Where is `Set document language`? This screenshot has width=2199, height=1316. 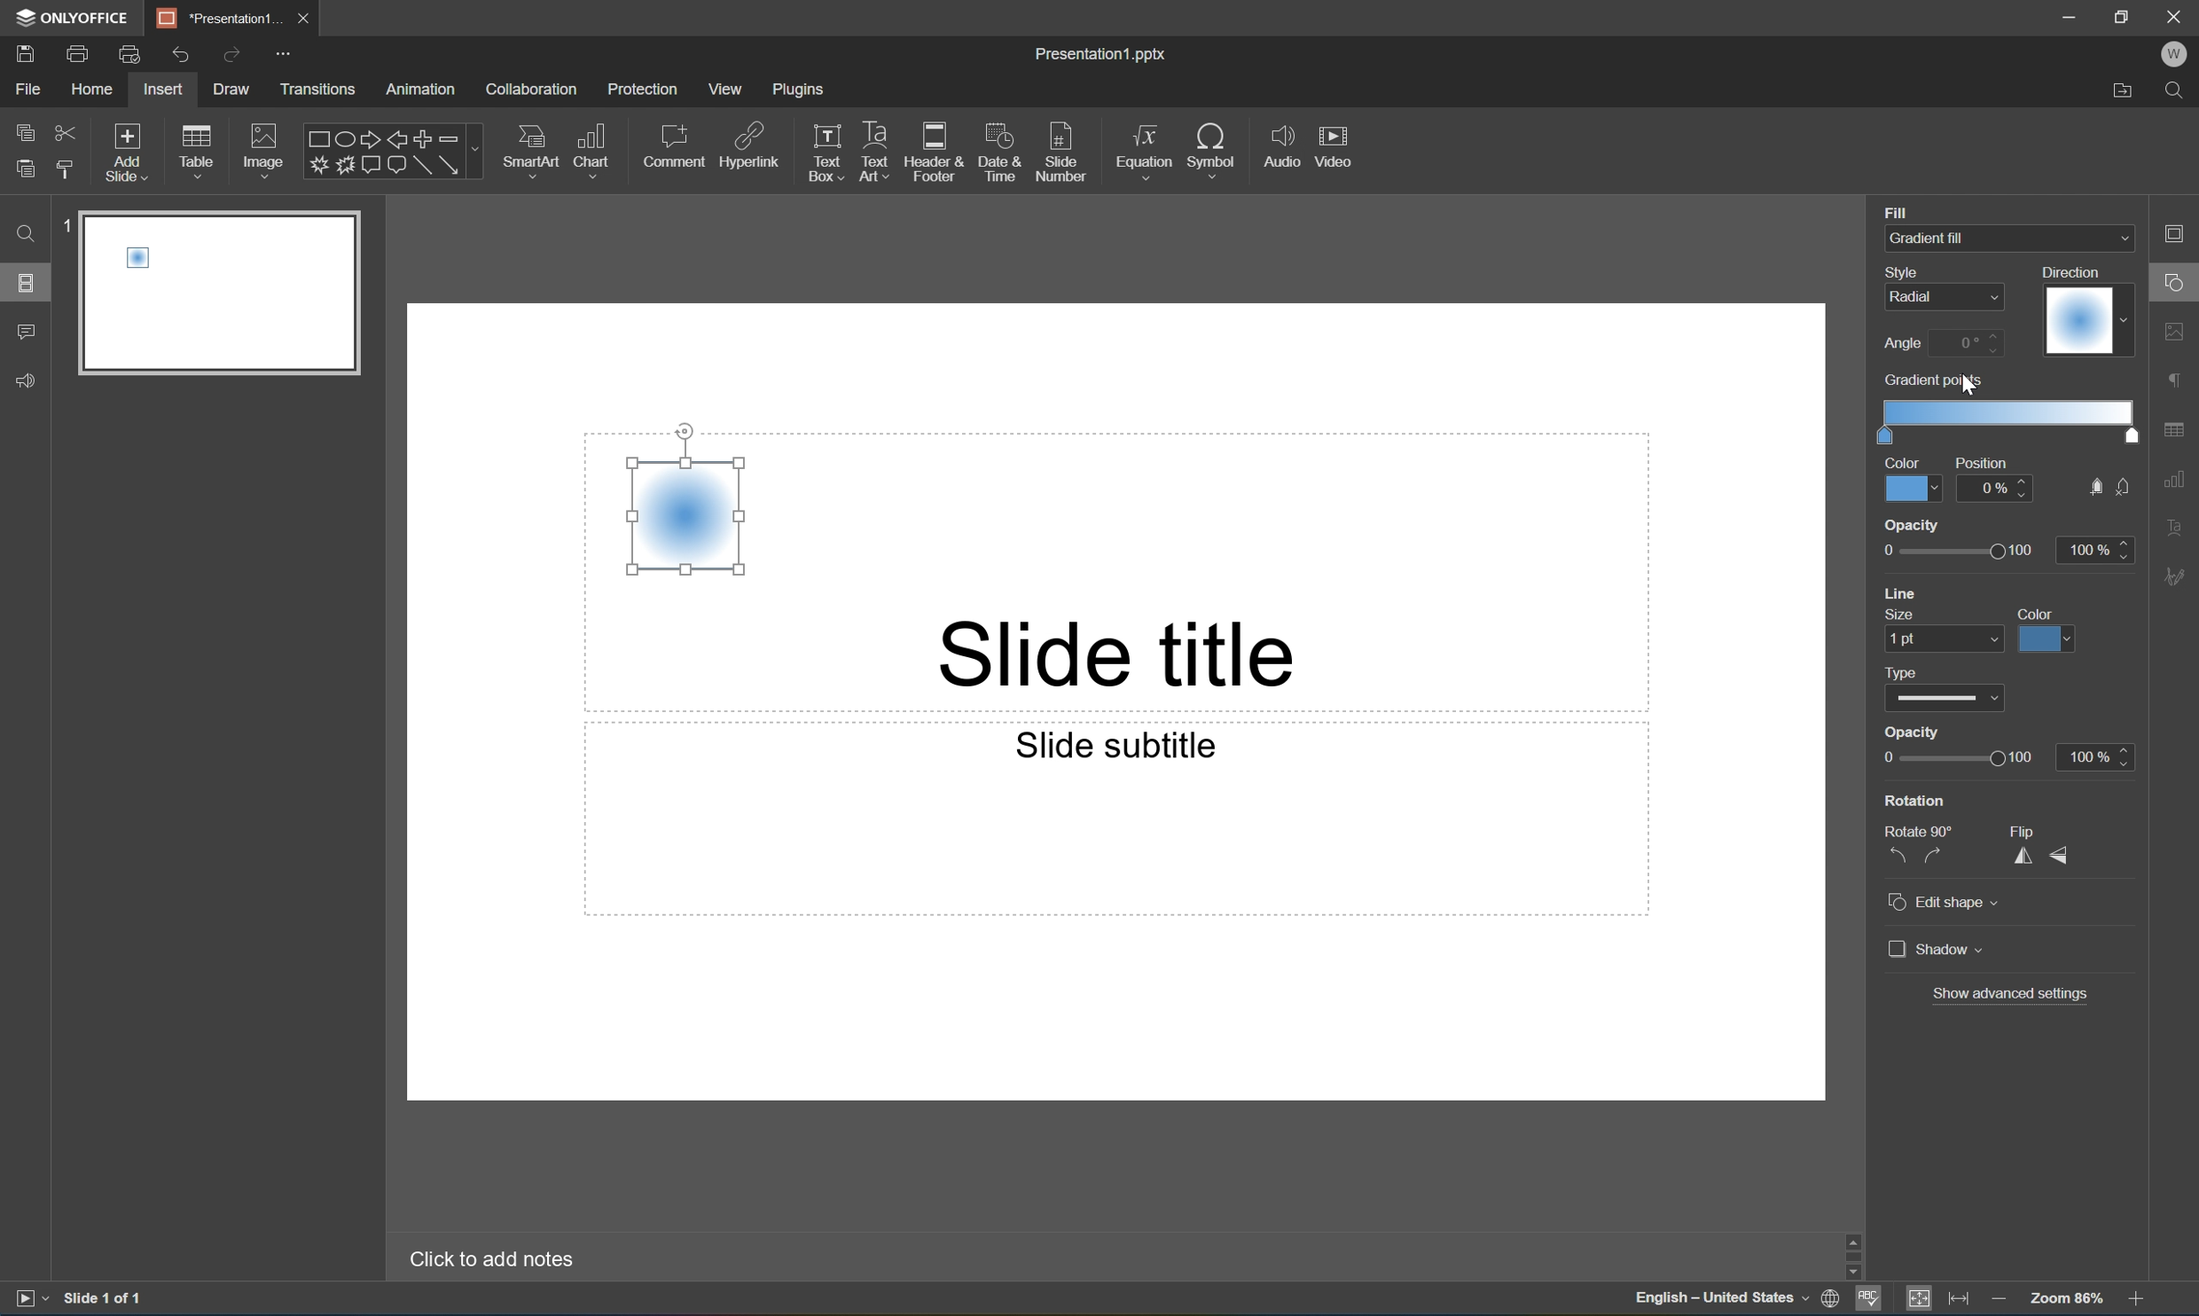
Set document language is located at coordinates (1831, 1301).